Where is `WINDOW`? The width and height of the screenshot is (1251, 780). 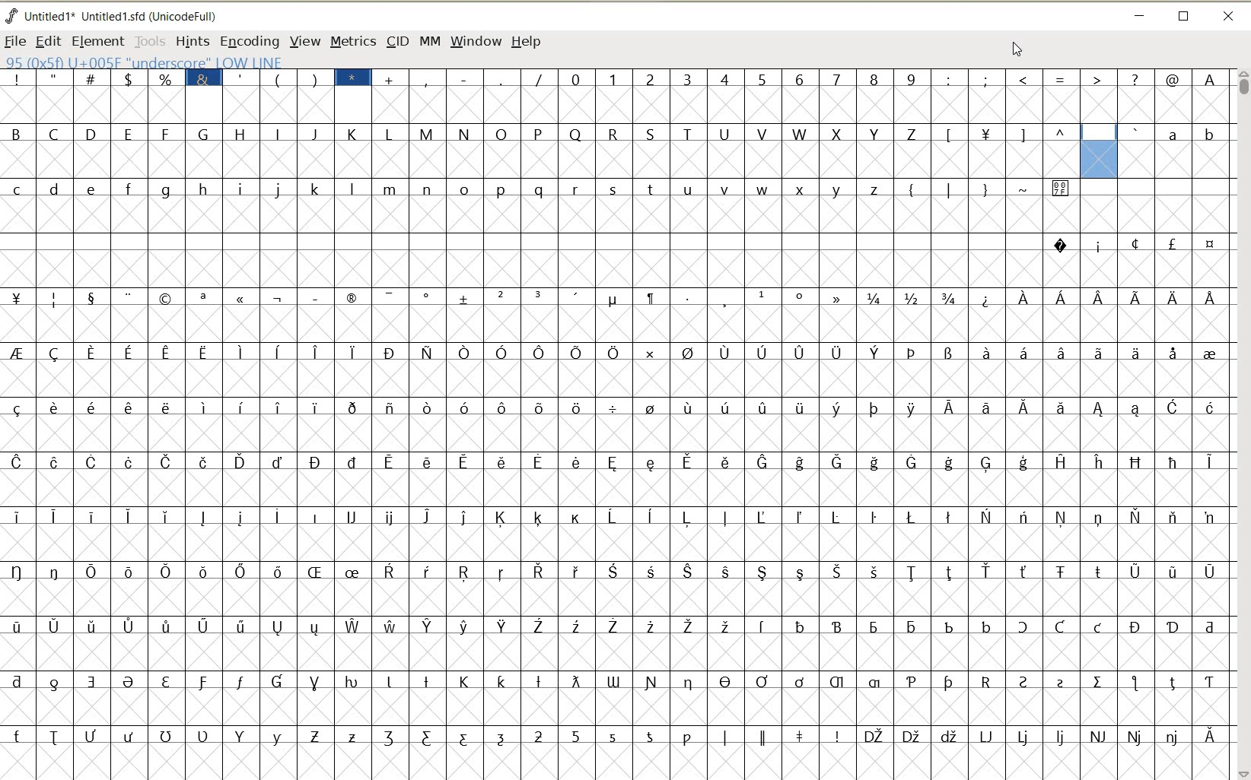
WINDOW is located at coordinates (476, 43).